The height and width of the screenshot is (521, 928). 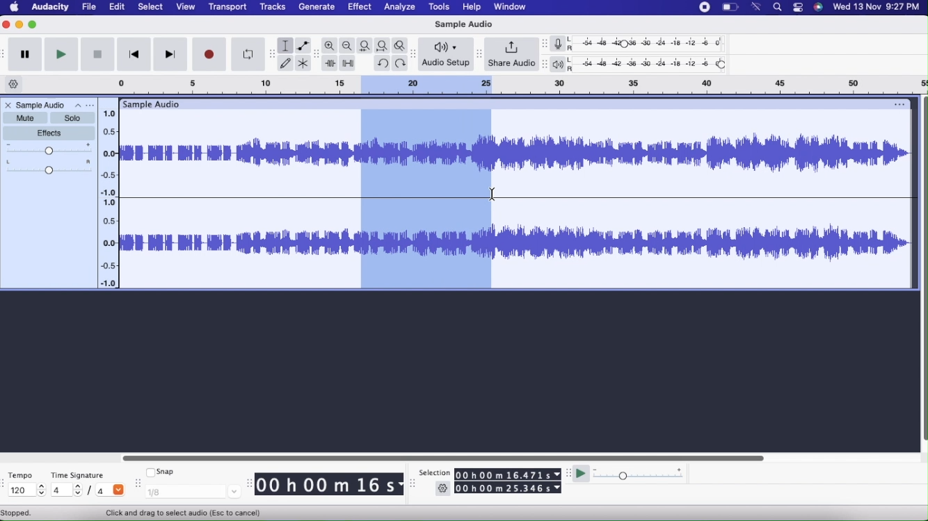 What do you see at coordinates (897, 104) in the screenshot?
I see `options` at bounding box center [897, 104].